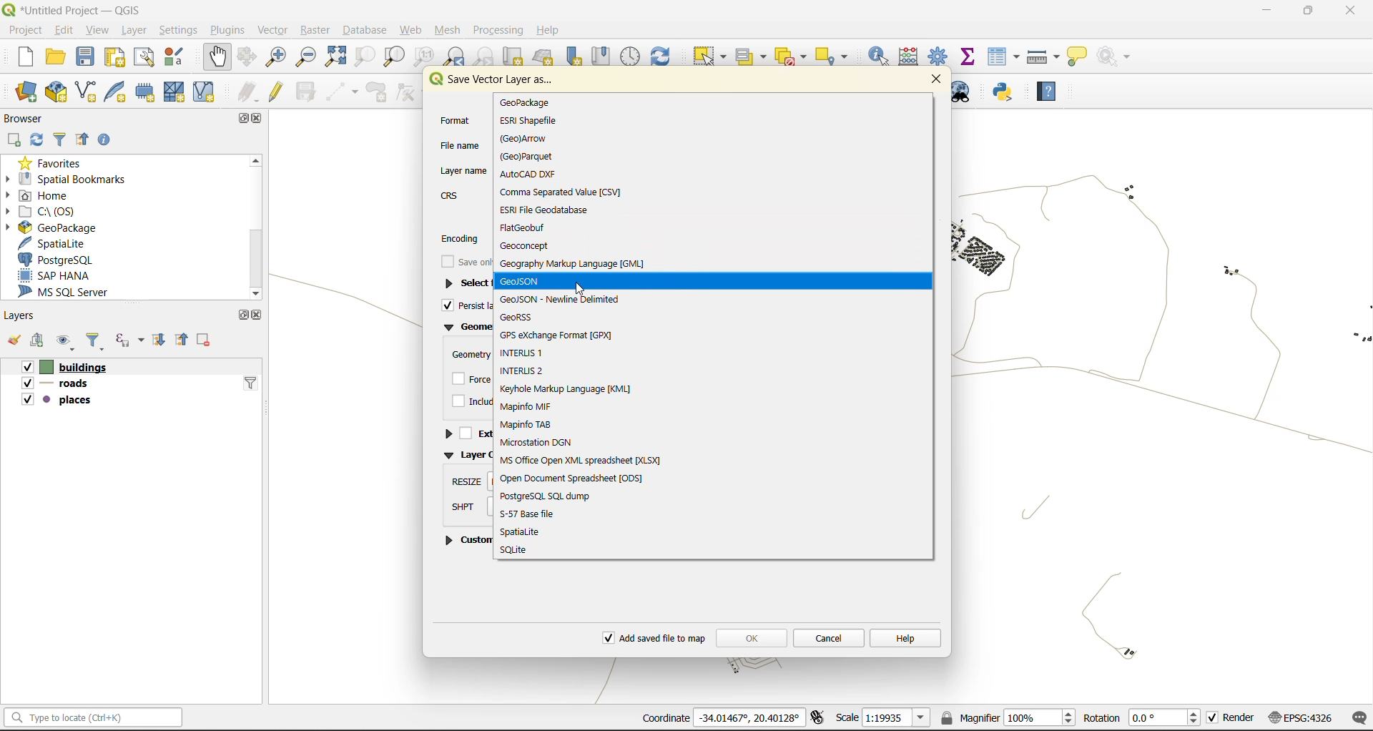  What do you see at coordinates (561, 192) in the screenshot?
I see `csv` at bounding box center [561, 192].